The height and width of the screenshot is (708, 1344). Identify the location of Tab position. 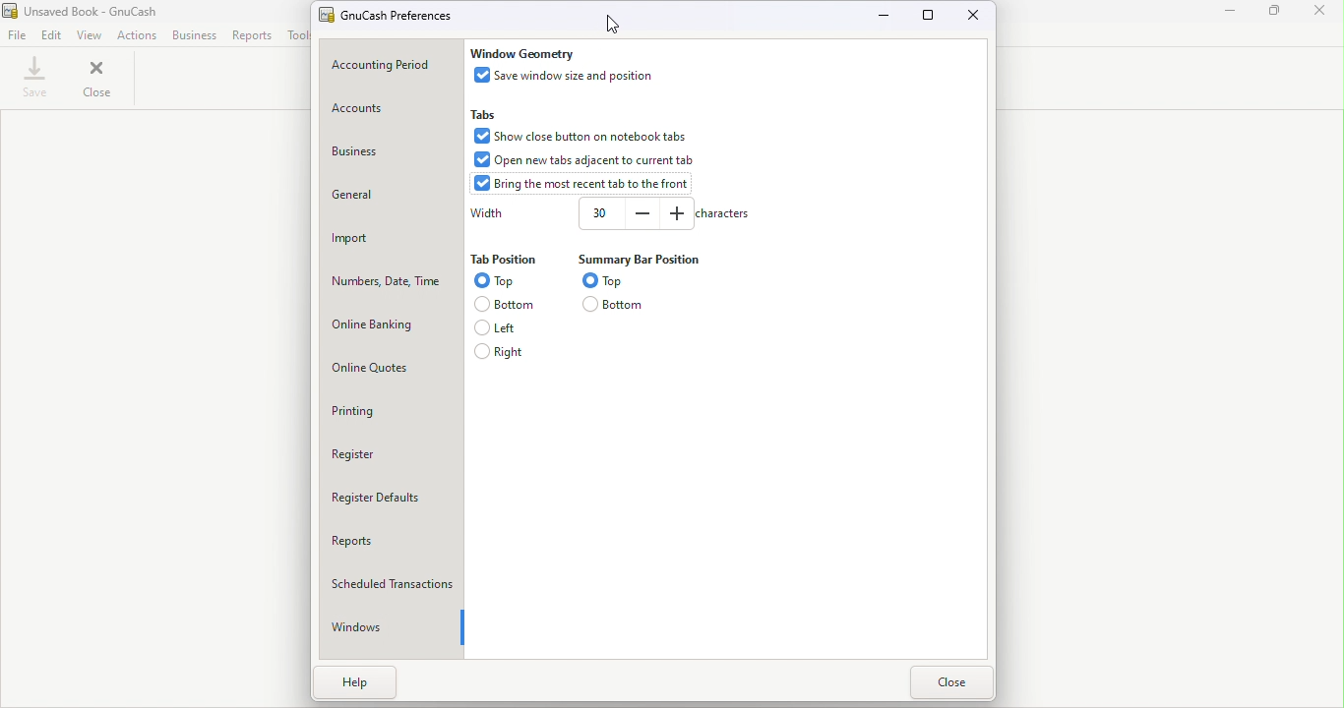
(503, 261).